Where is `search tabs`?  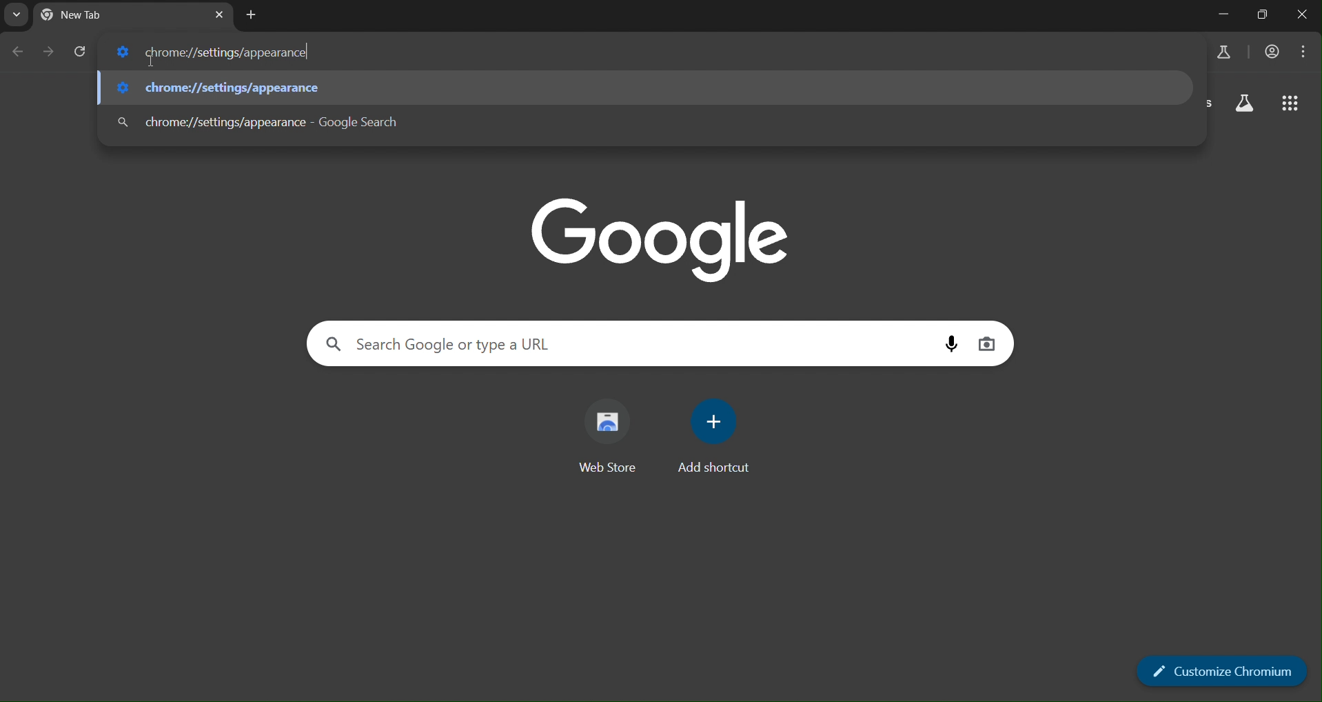 search tabs is located at coordinates (15, 15).